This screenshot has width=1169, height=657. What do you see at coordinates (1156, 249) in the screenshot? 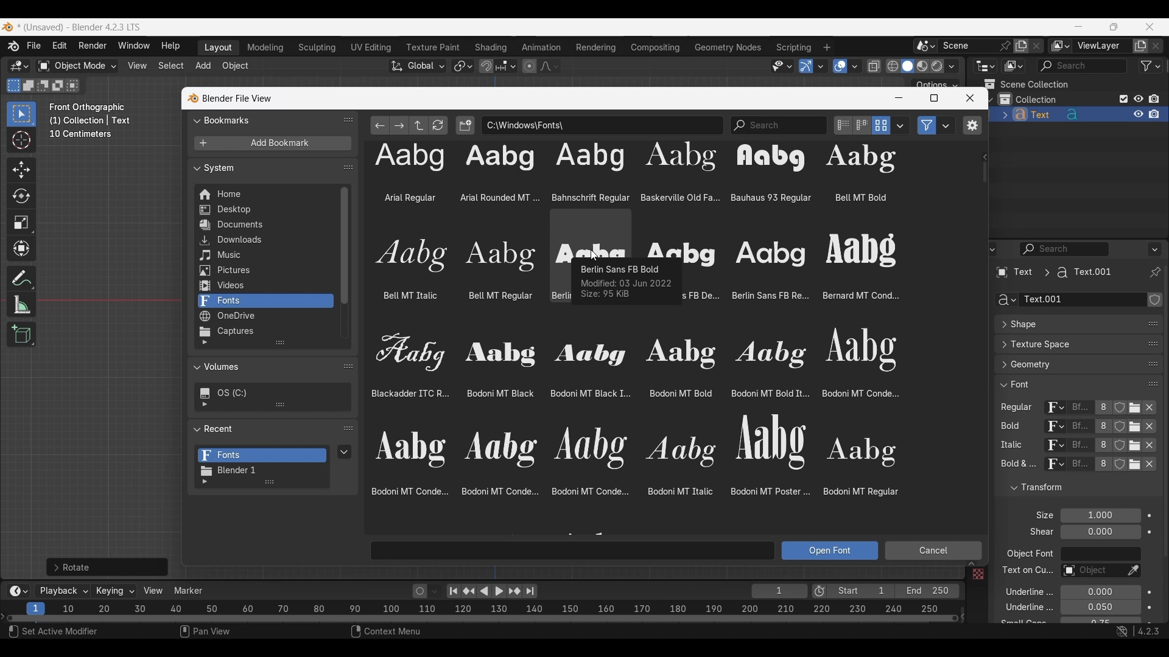
I see `Options for the properties editor` at bounding box center [1156, 249].